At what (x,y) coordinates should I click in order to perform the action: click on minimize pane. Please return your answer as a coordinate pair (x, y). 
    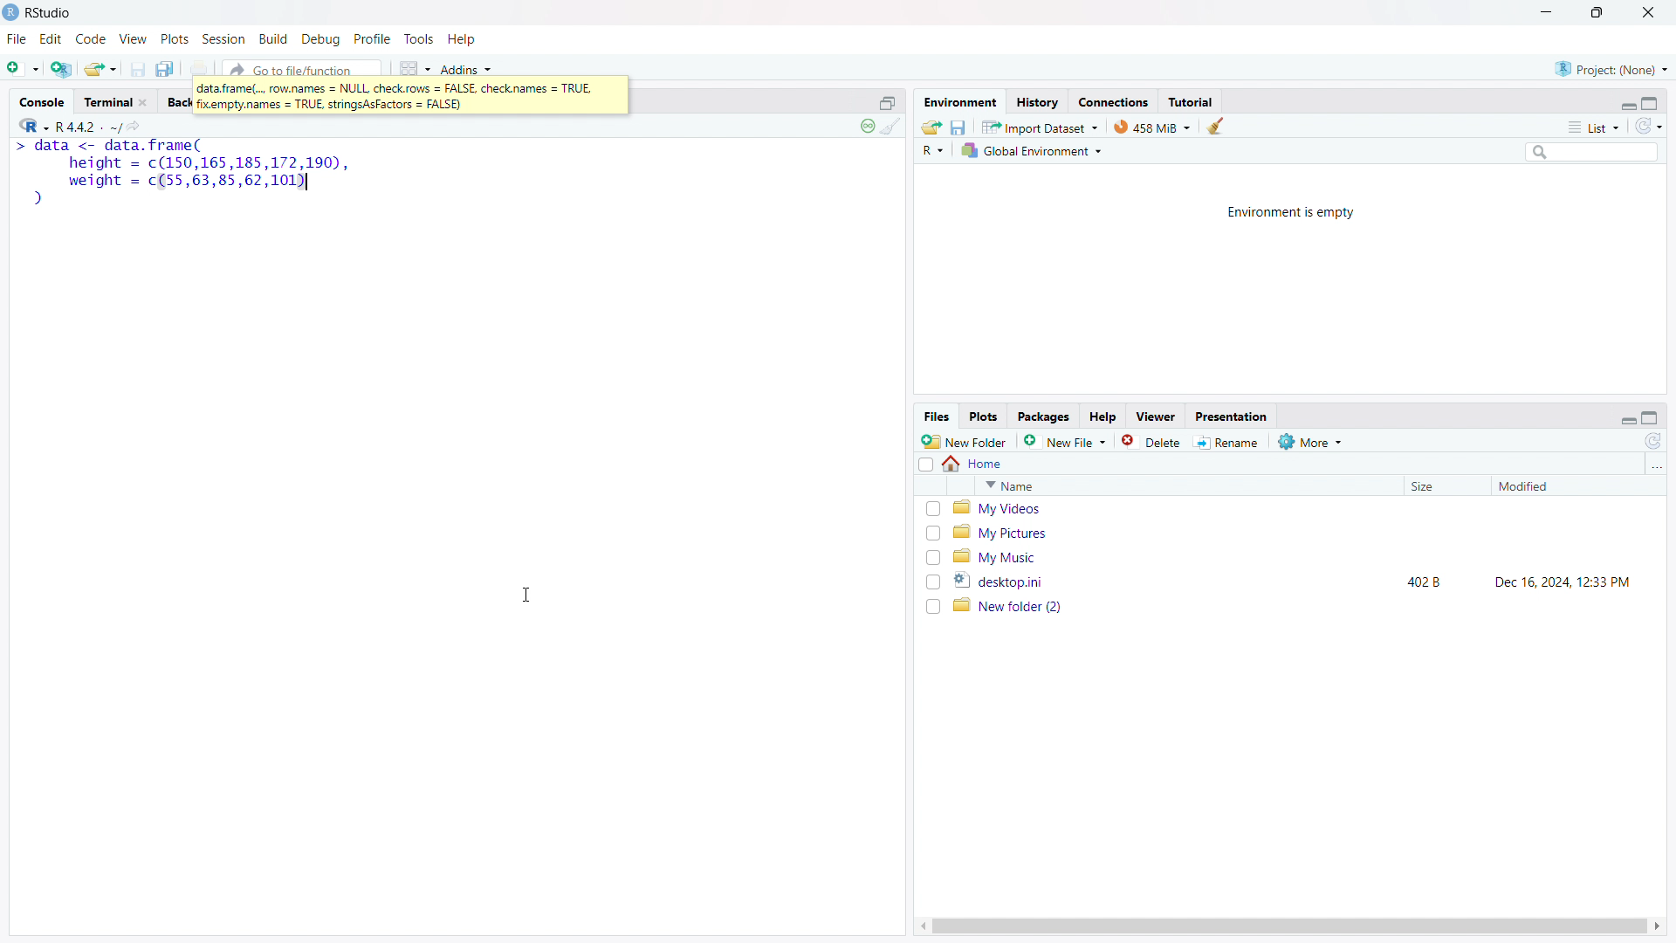
    Looking at the image, I should click on (1627, 103).